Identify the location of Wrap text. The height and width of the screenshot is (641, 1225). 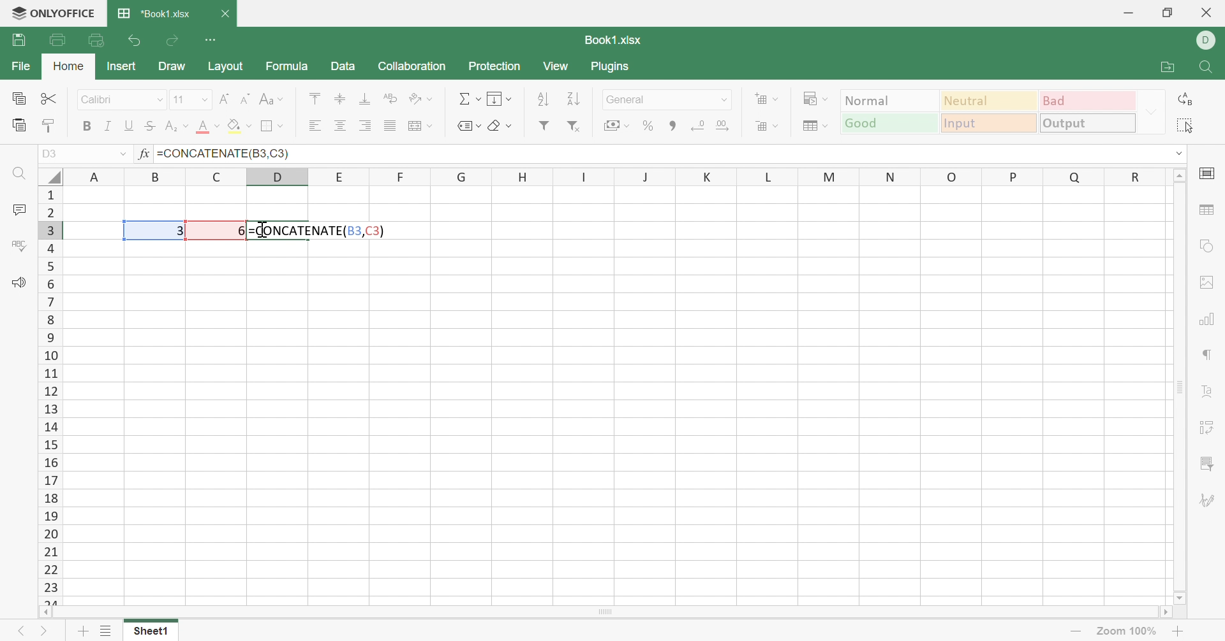
(387, 99).